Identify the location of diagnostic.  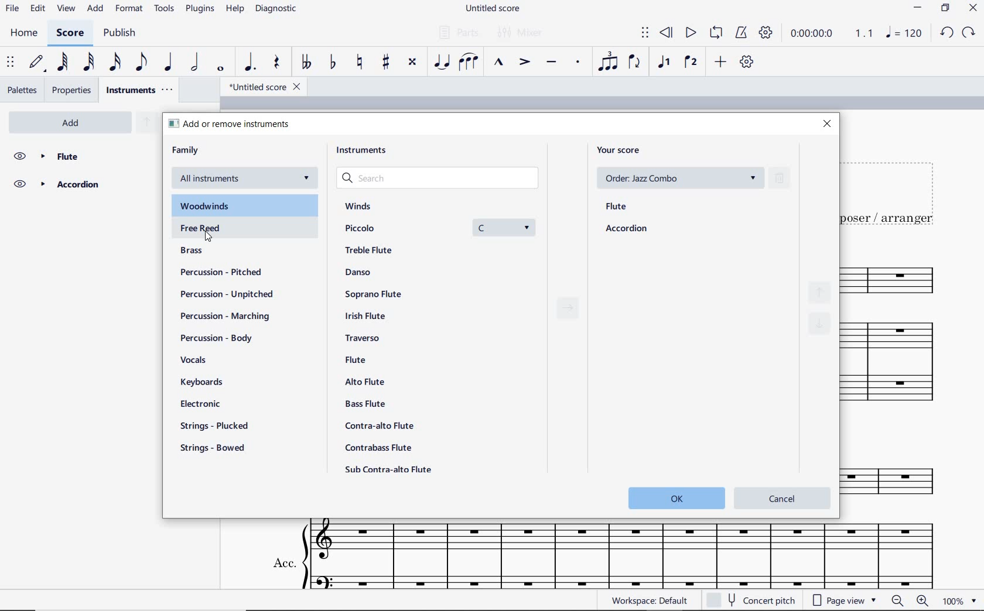
(276, 9).